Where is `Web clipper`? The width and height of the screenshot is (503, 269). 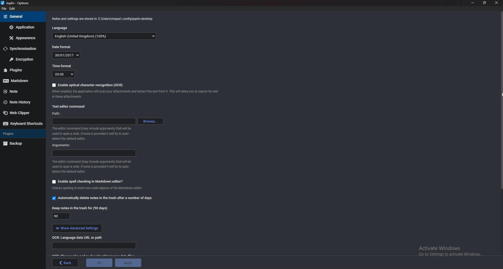
Web clipper is located at coordinates (20, 113).